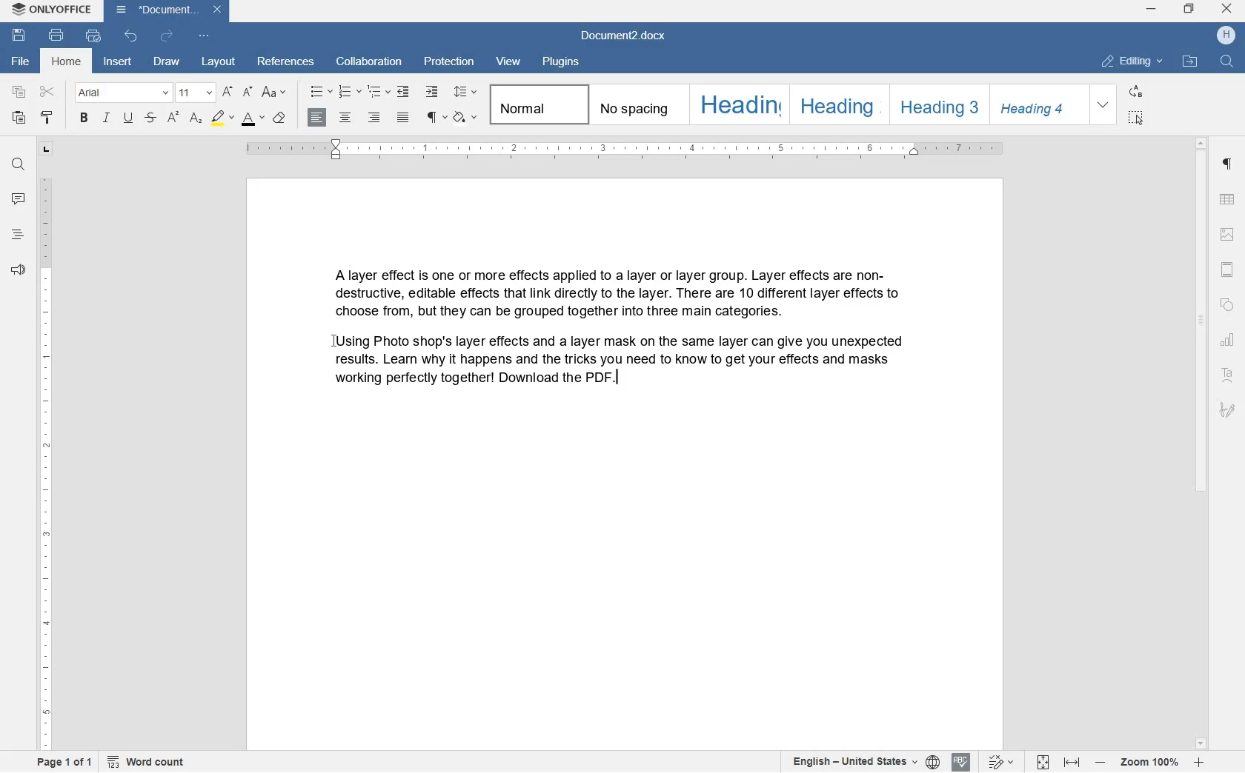  I want to click on SHADING, so click(467, 116).